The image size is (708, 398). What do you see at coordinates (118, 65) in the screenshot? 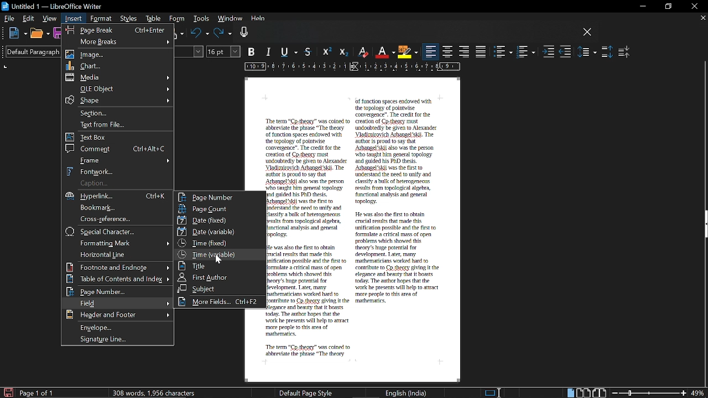
I see `Chart` at bounding box center [118, 65].